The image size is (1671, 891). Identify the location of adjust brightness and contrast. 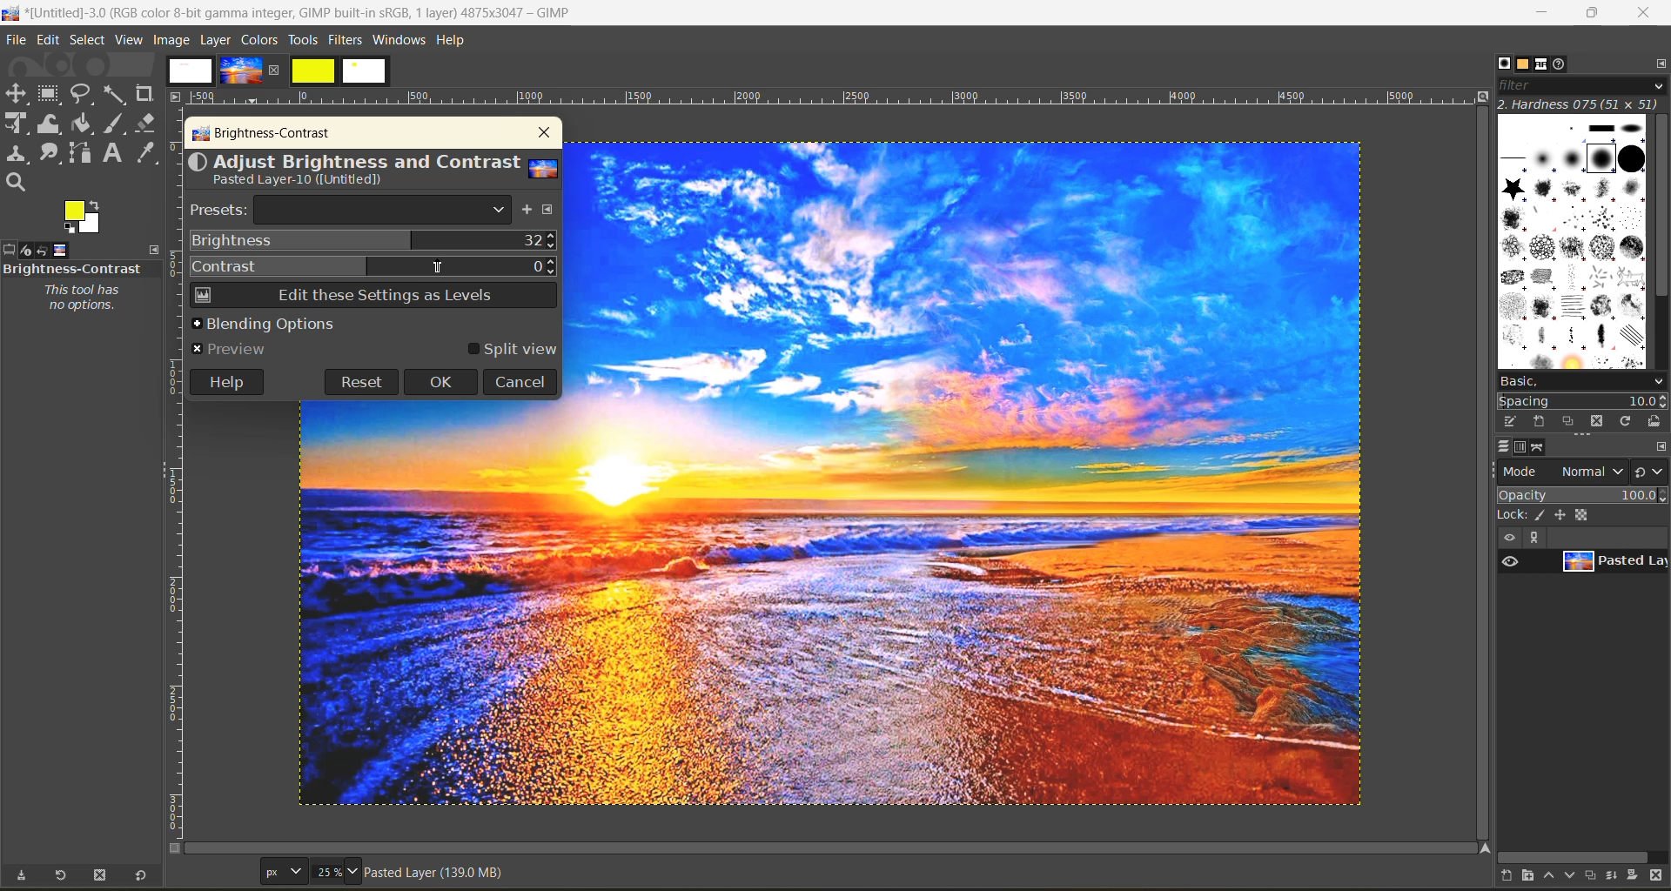
(372, 171).